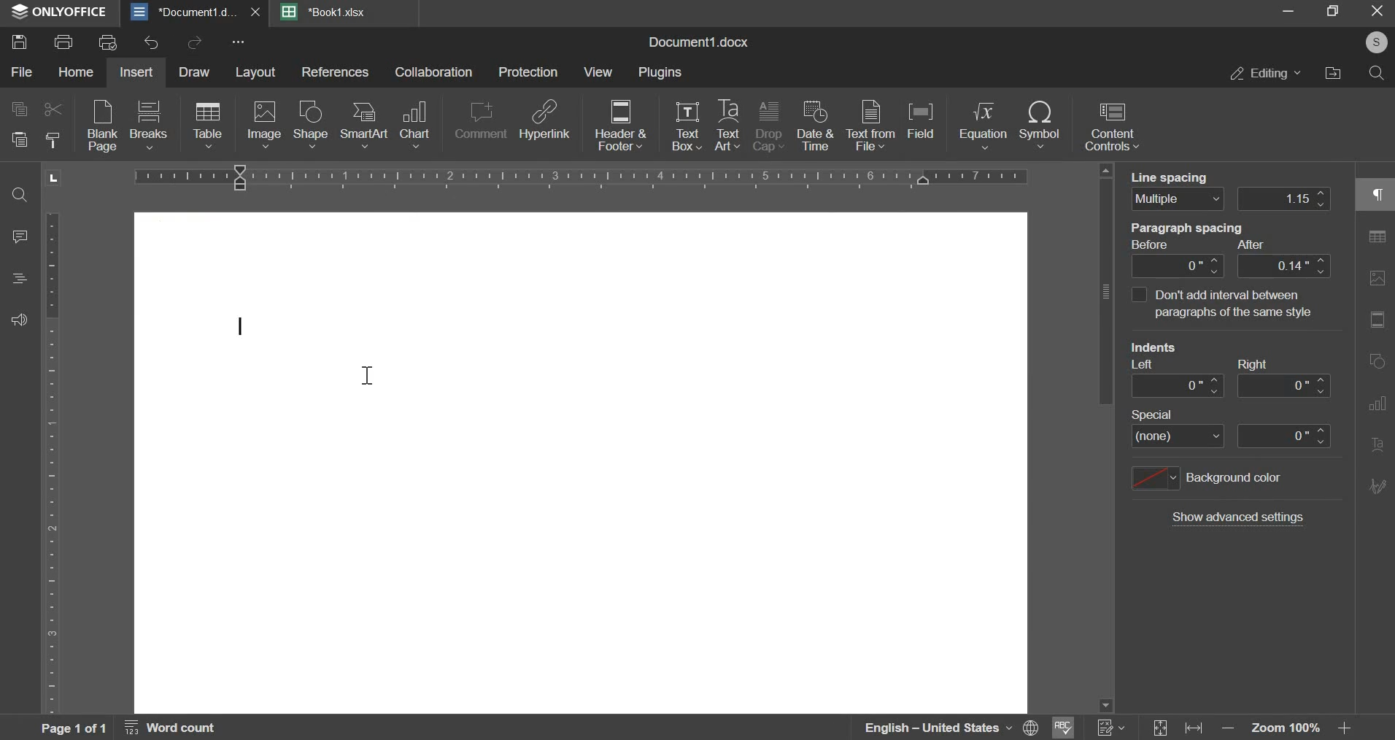  What do you see at coordinates (193, 43) in the screenshot?
I see `redo` at bounding box center [193, 43].